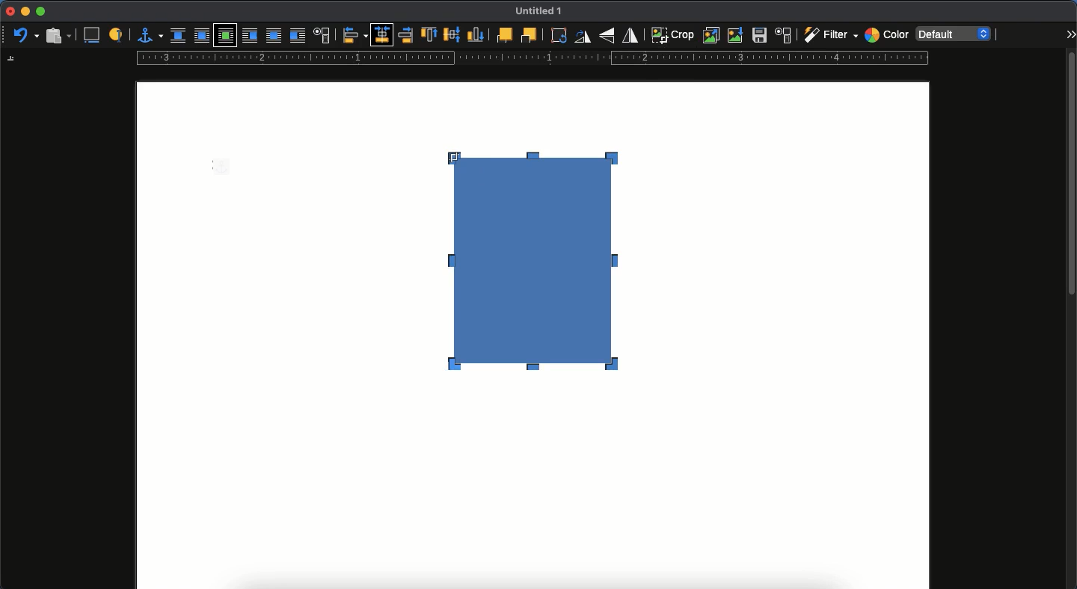 The width and height of the screenshot is (1077, 589). I want to click on click, so click(472, 161).